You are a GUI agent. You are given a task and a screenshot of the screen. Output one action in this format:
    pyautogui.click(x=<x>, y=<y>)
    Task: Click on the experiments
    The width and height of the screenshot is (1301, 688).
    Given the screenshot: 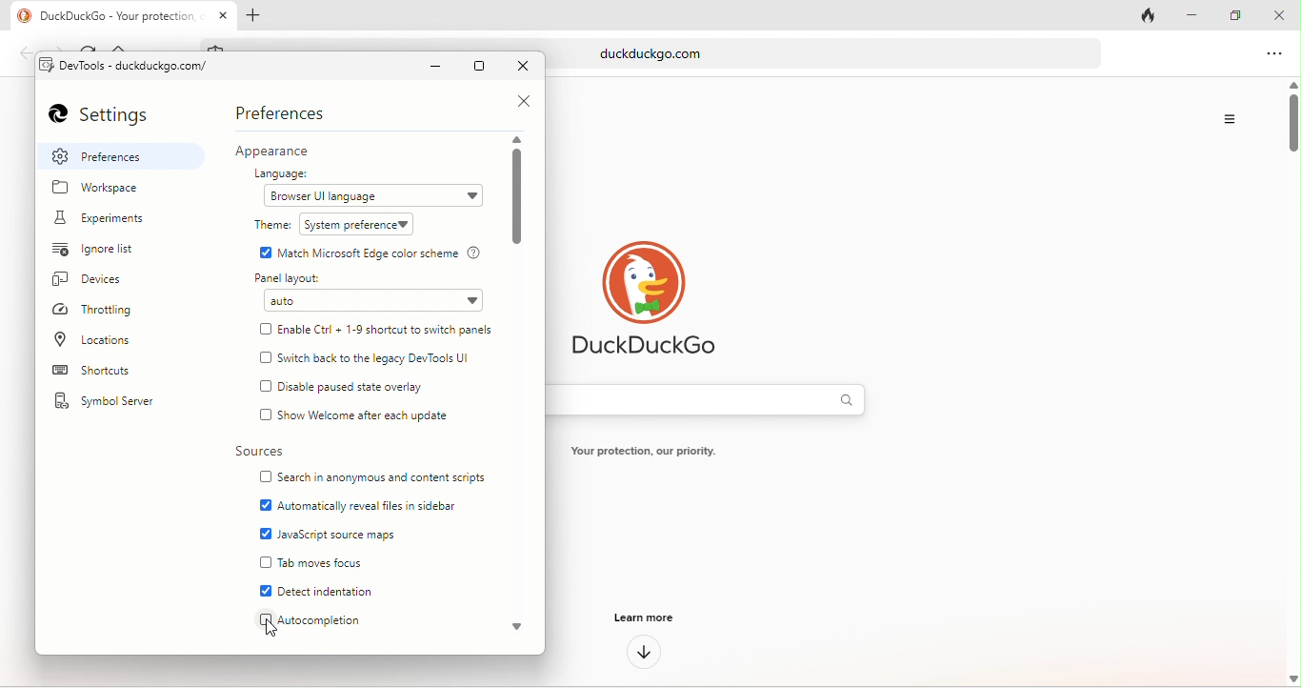 What is the action you would take?
    pyautogui.click(x=111, y=219)
    